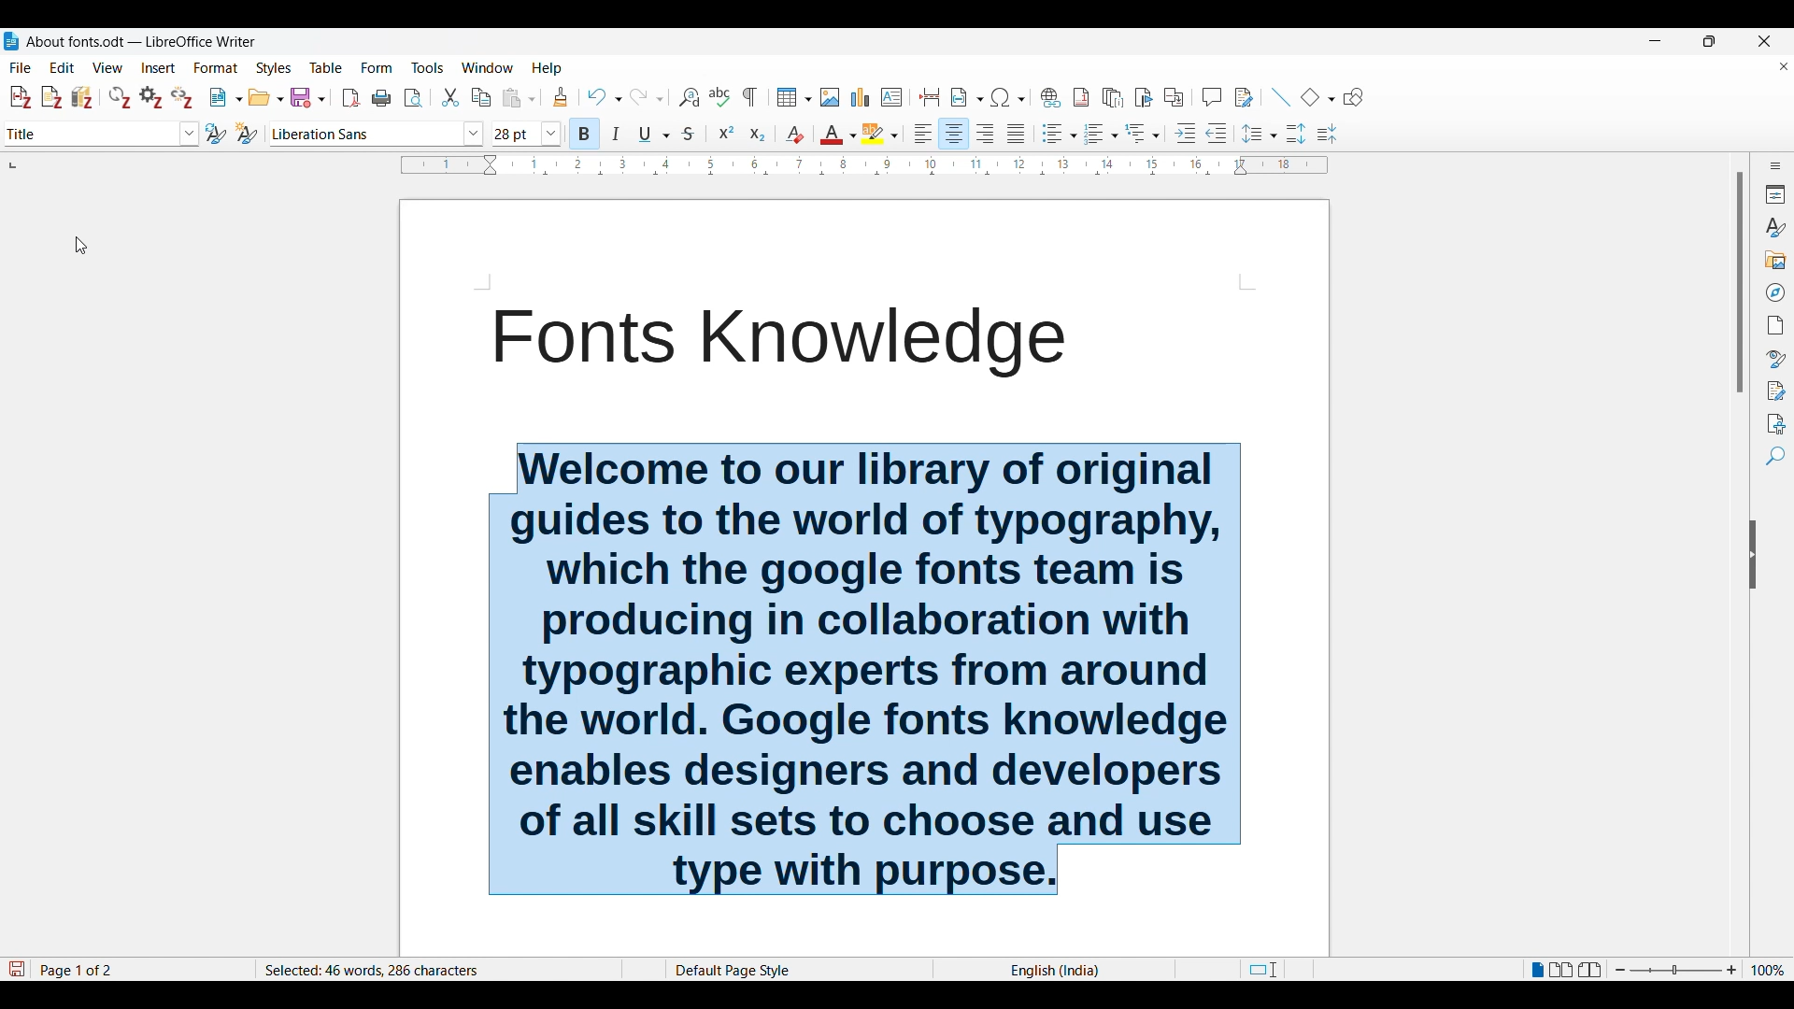 The height and width of the screenshot is (1009, 1794). What do you see at coordinates (561, 97) in the screenshot?
I see `Clone formatting` at bounding box center [561, 97].